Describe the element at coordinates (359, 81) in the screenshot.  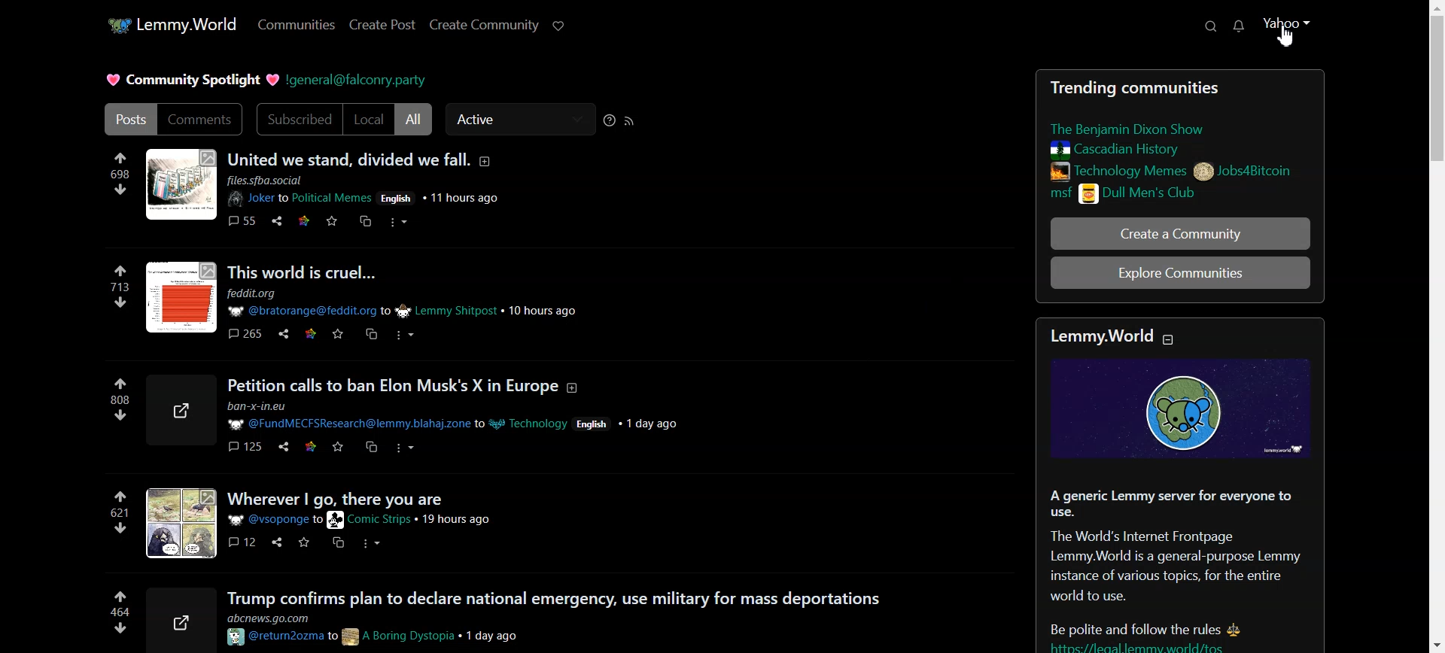
I see `Hyperlink` at that location.